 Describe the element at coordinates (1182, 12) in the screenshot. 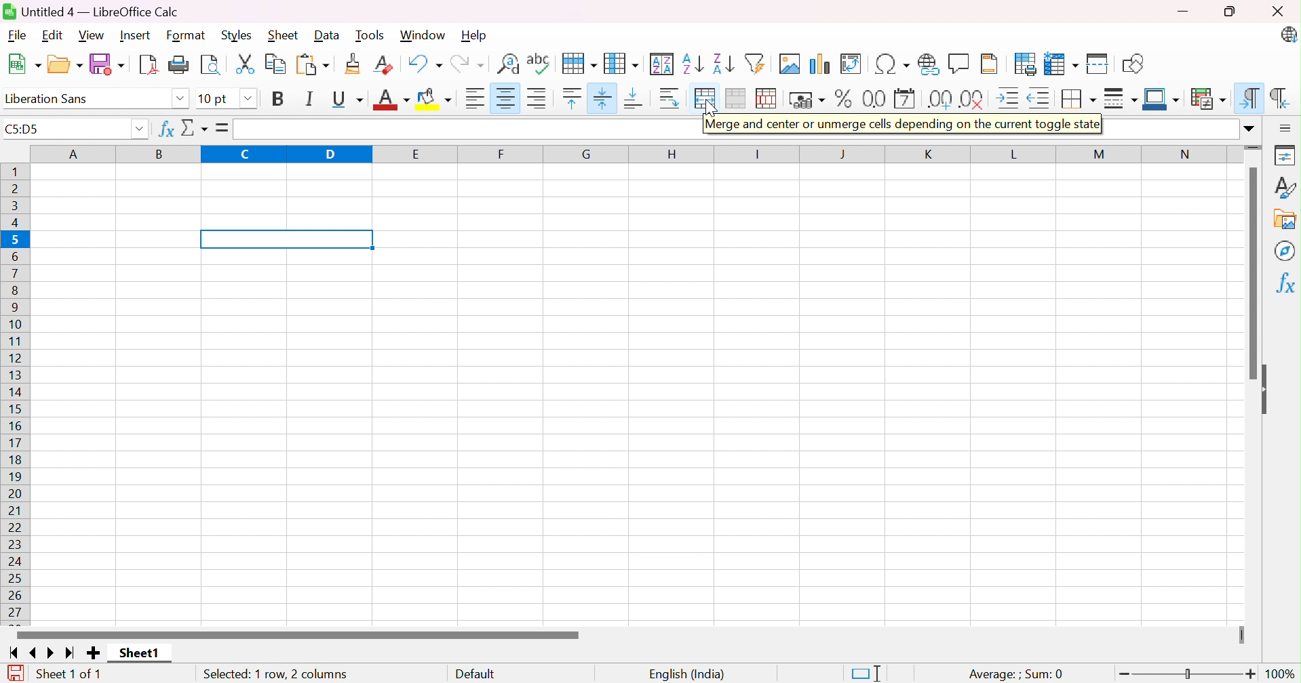

I see `Minimize` at that location.